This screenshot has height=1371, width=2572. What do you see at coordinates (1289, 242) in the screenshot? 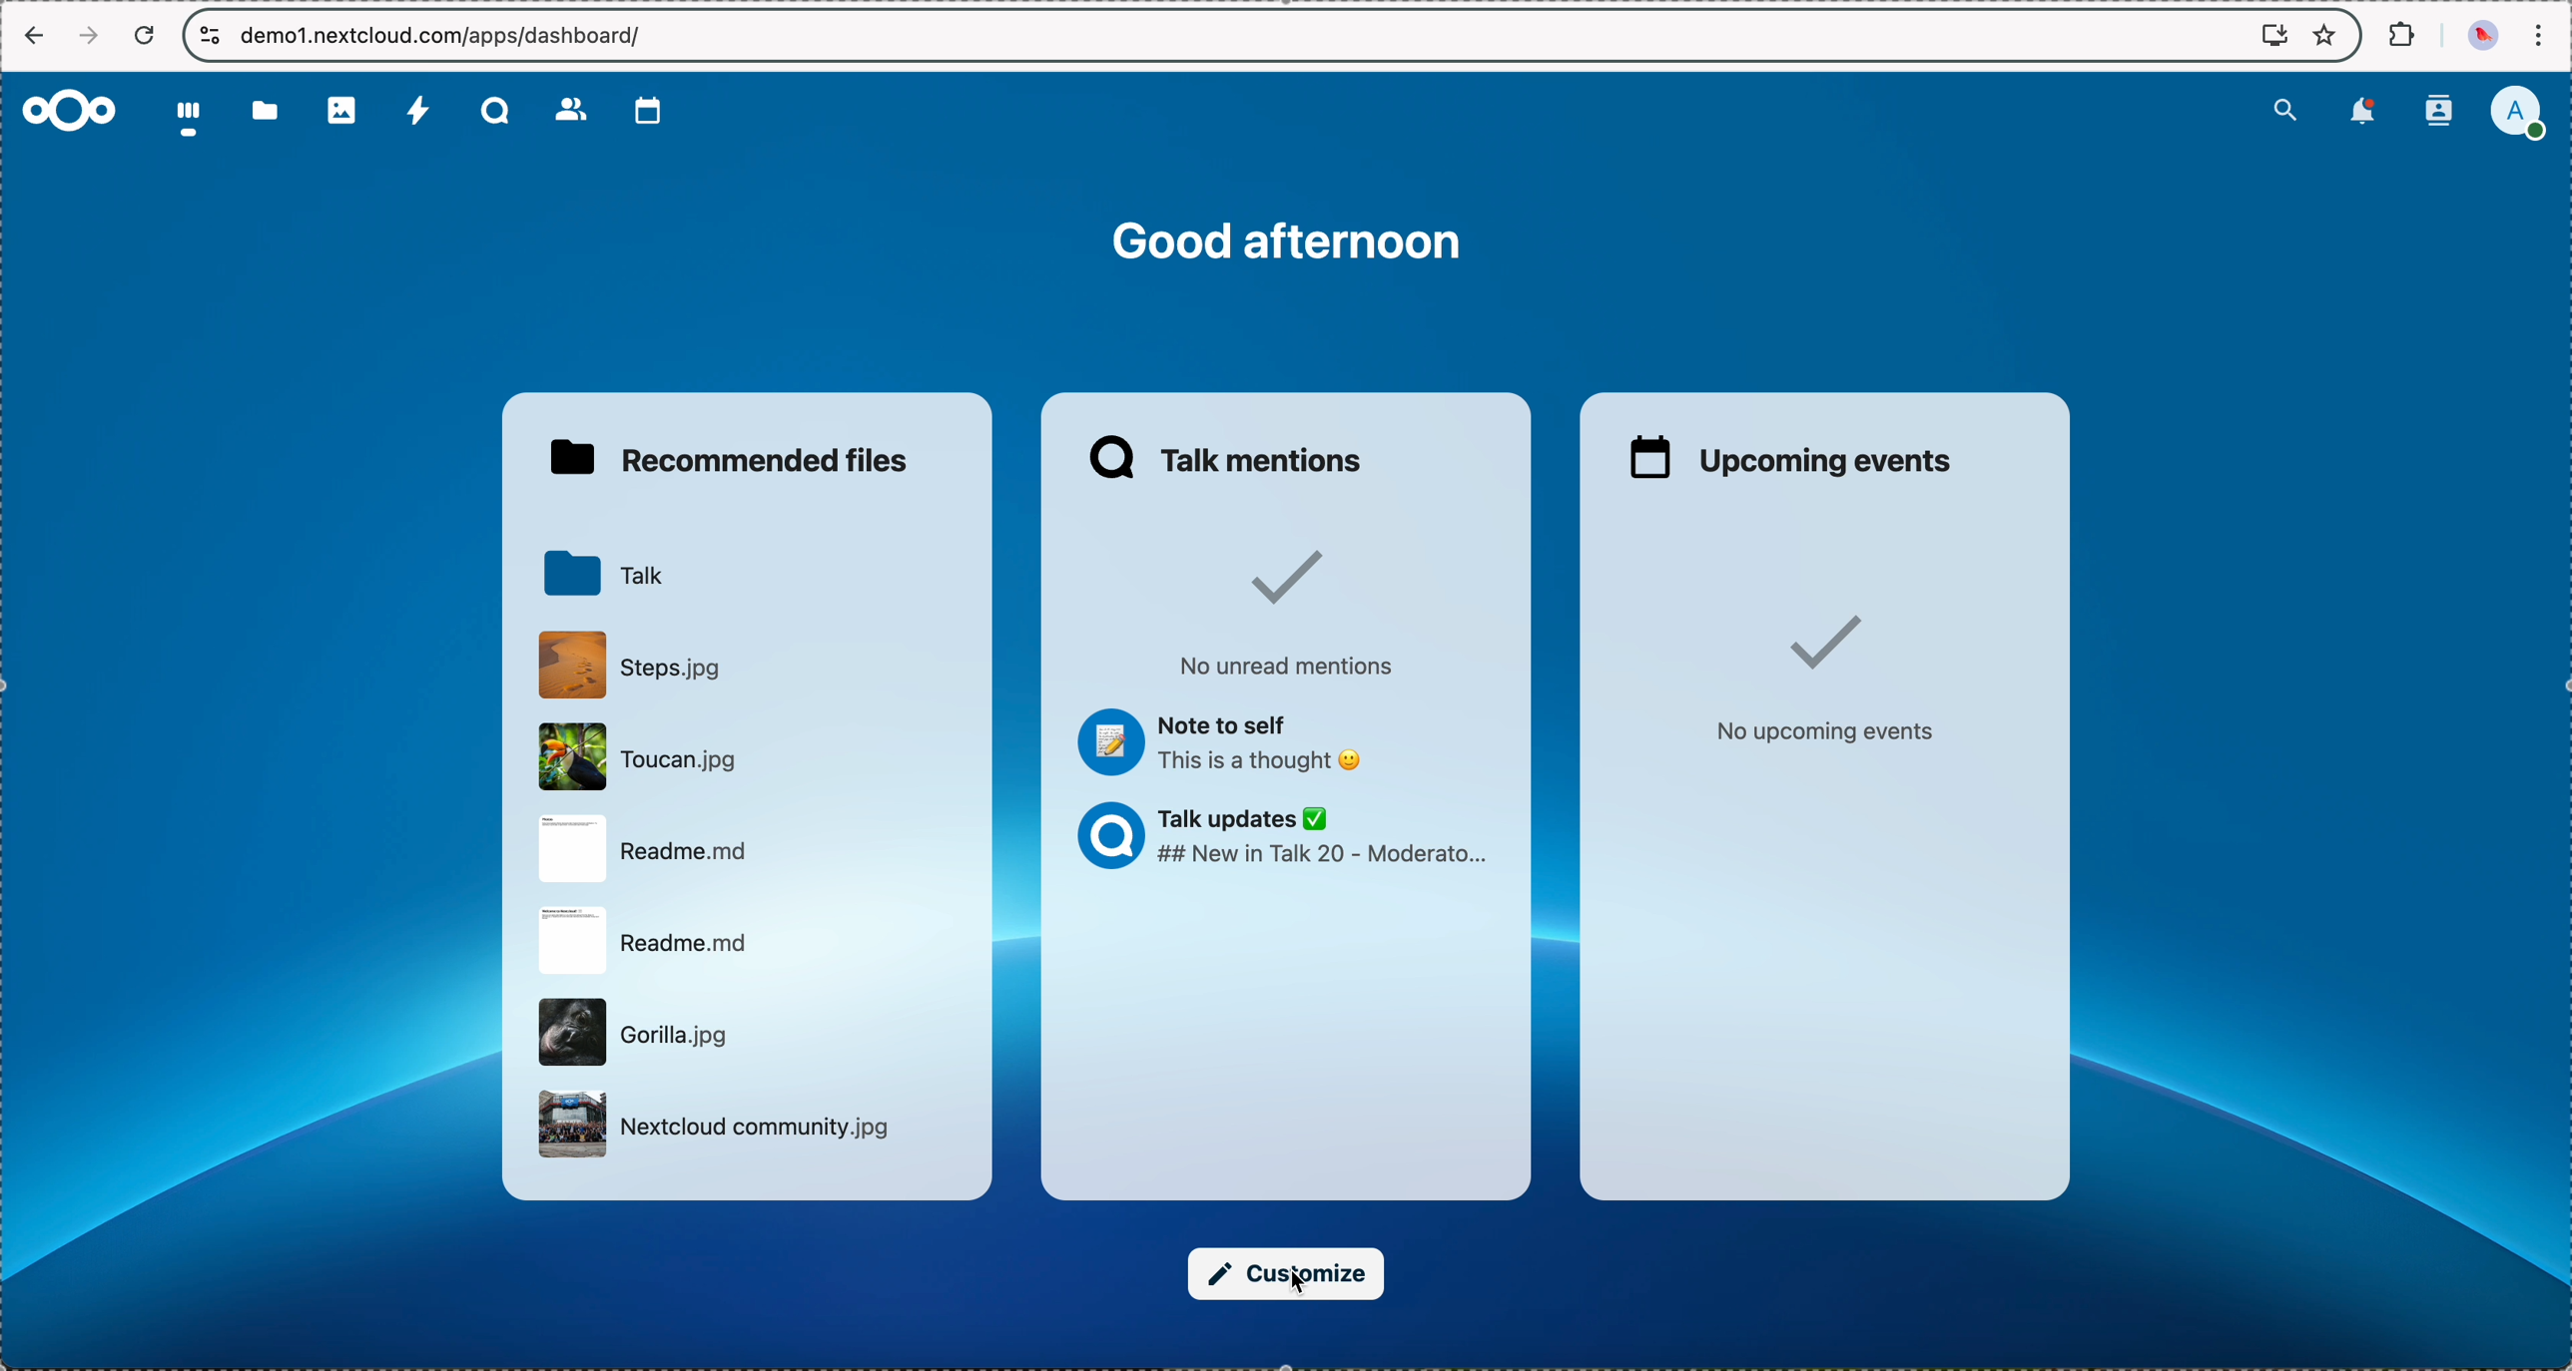
I see `good afternoon` at bounding box center [1289, 242].